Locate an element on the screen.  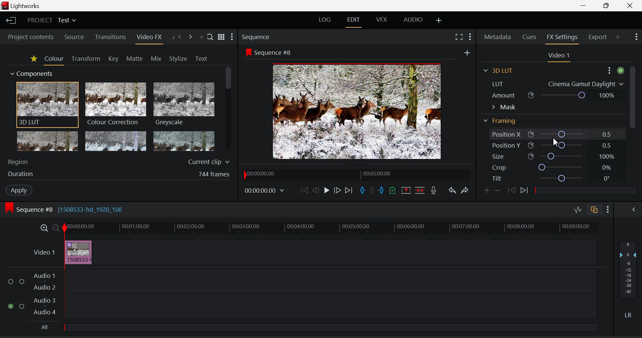
Audio 2 is located at coordinates (45, 288).